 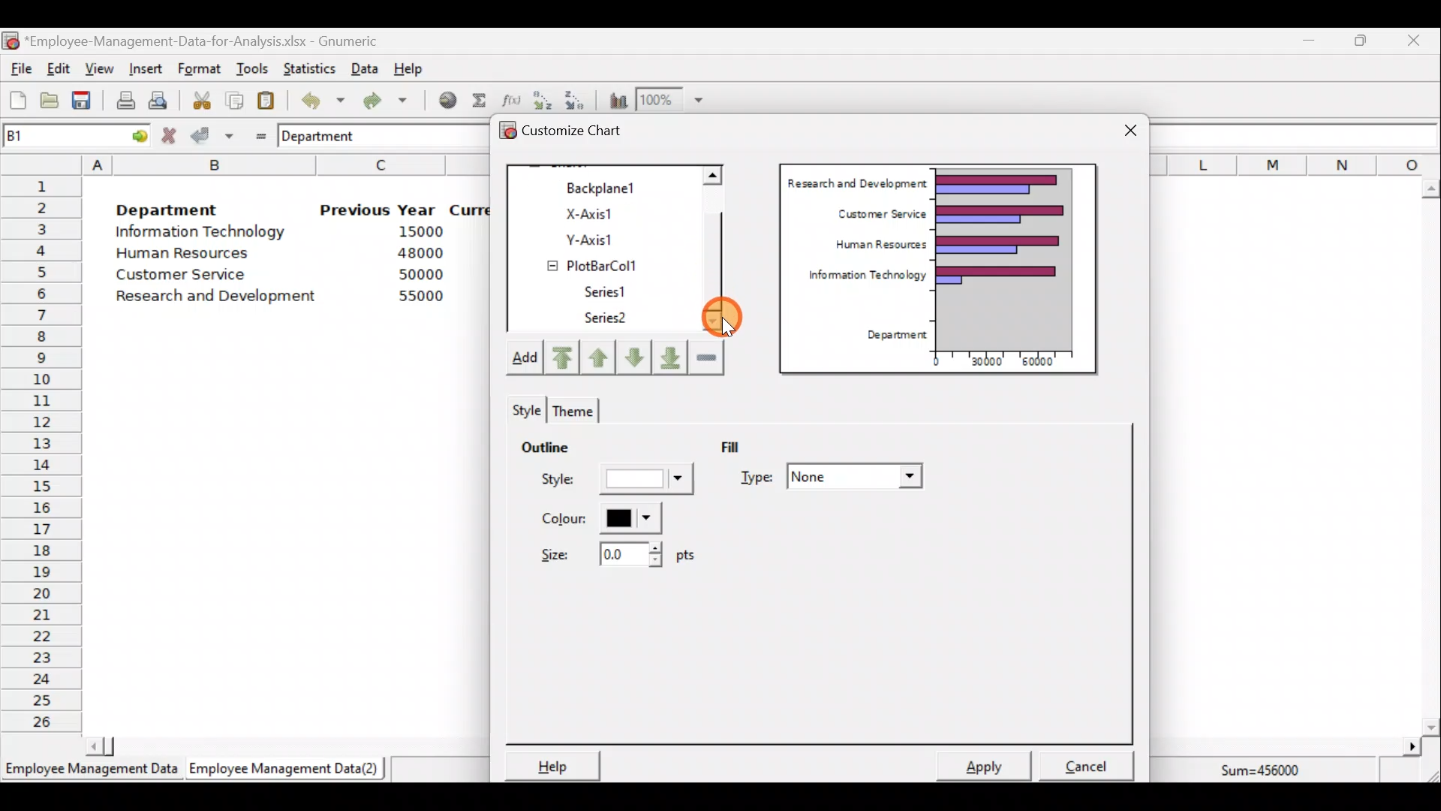 I want to click on Rows, so click(x=42, y=451).